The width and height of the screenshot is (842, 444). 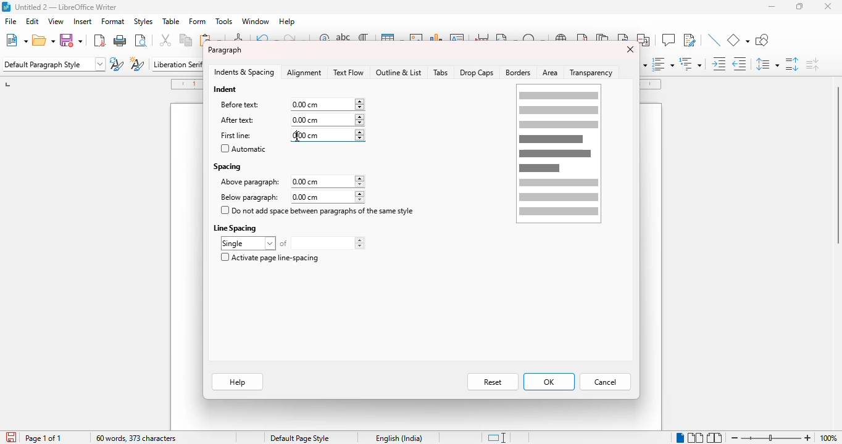 I want to click on insert line, so click(x=714, y=40).